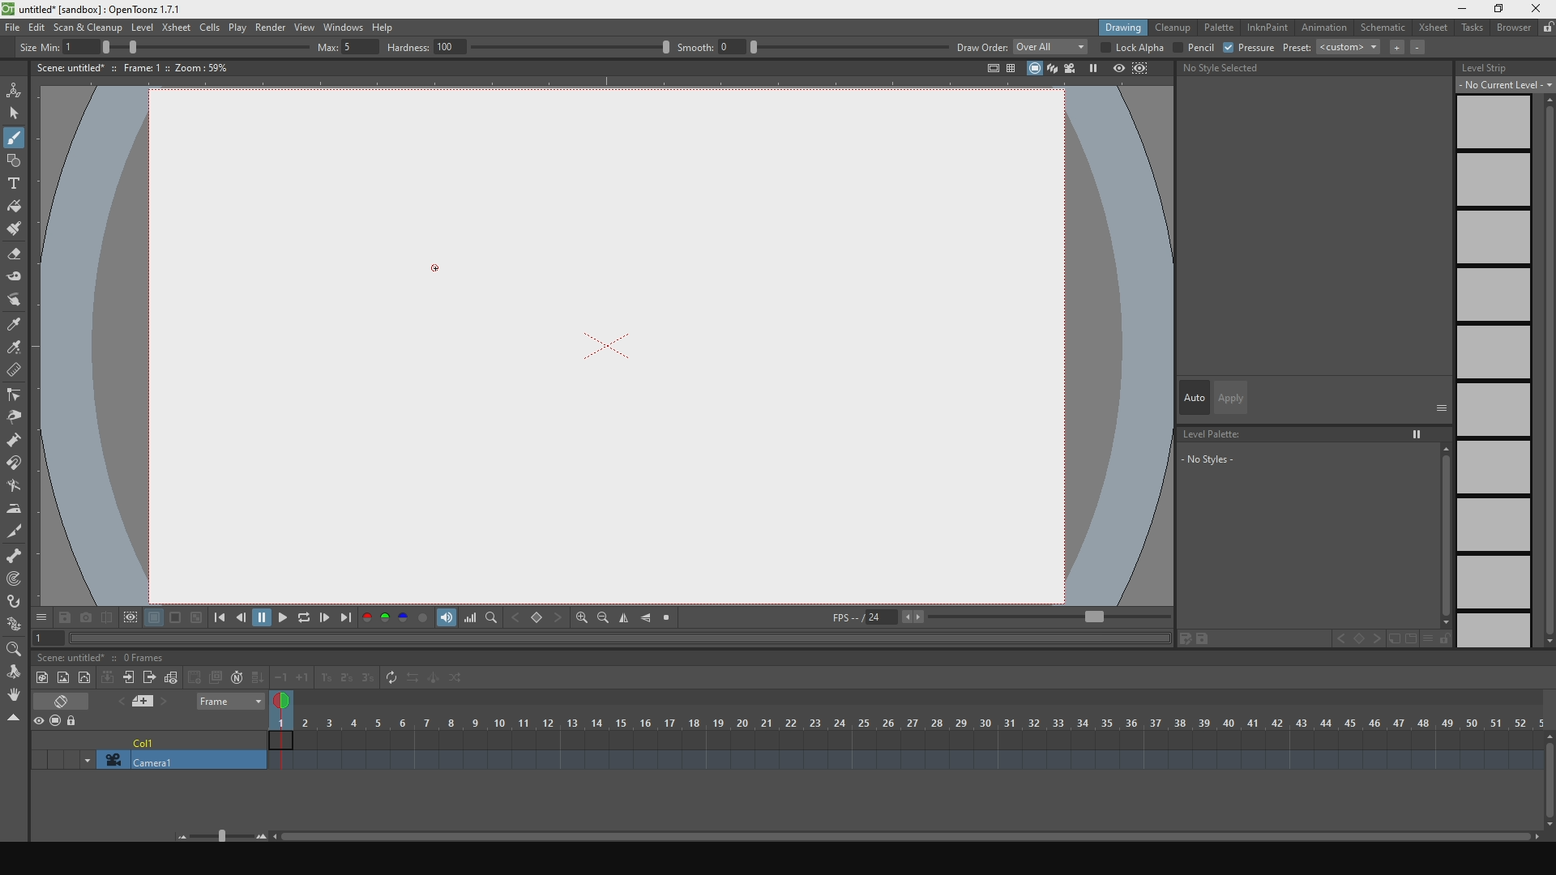 Image resolution: width=1556 pixels, height=875 pixels. I want to click on overall, so click(1050, 47).